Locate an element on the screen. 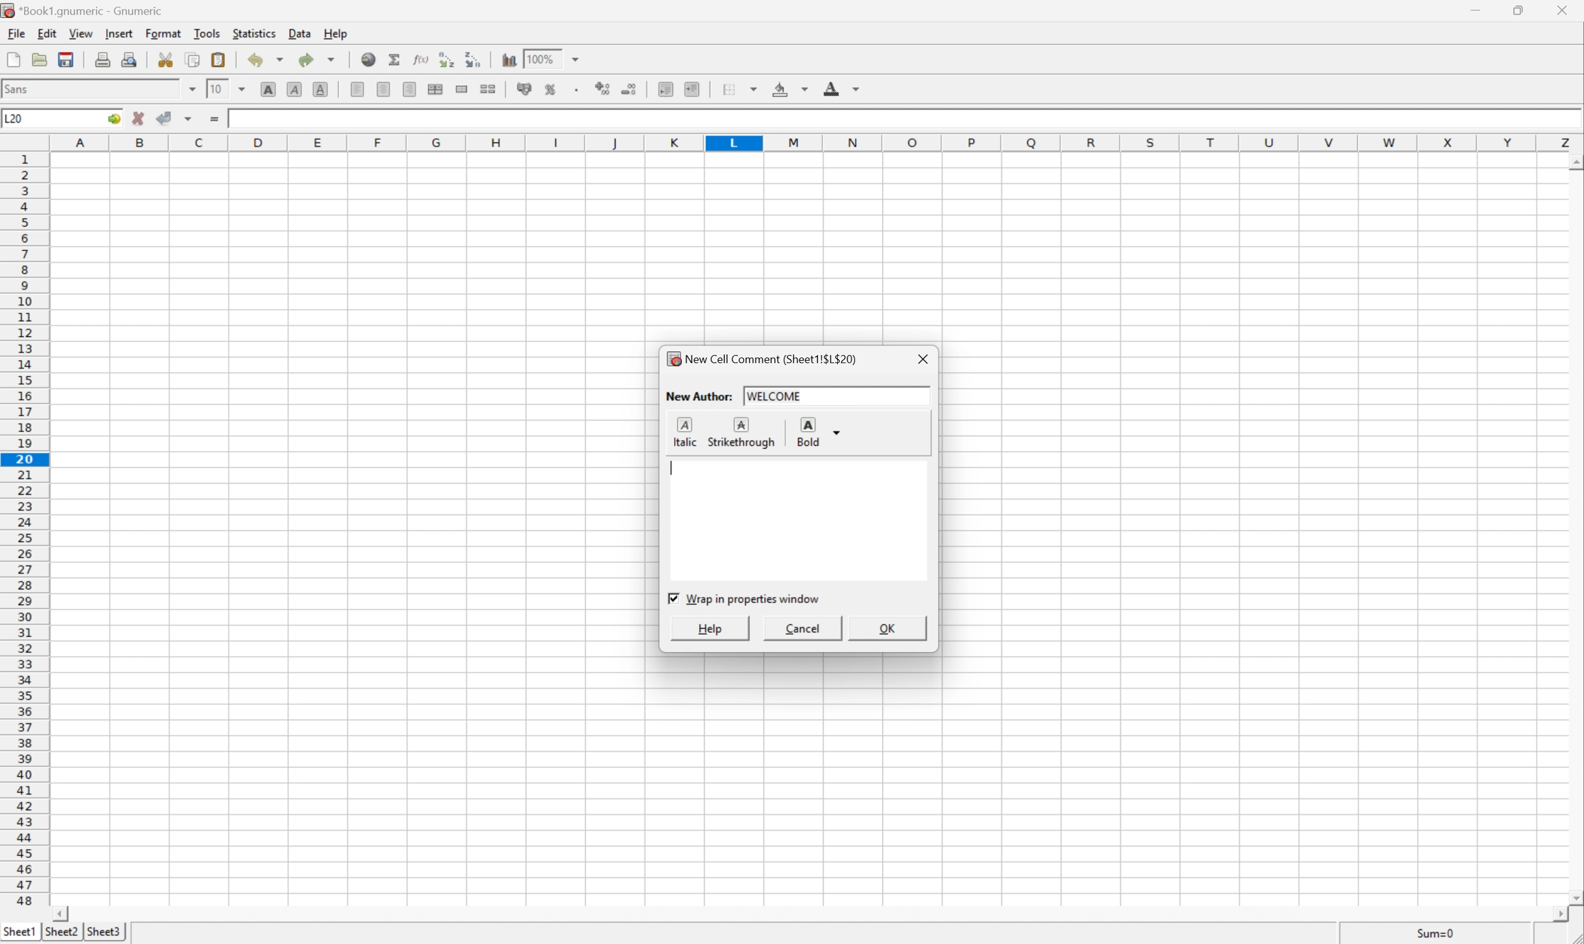 This screenshot has height=944, width=1584. Foreground is located at coordinates (842, 88).